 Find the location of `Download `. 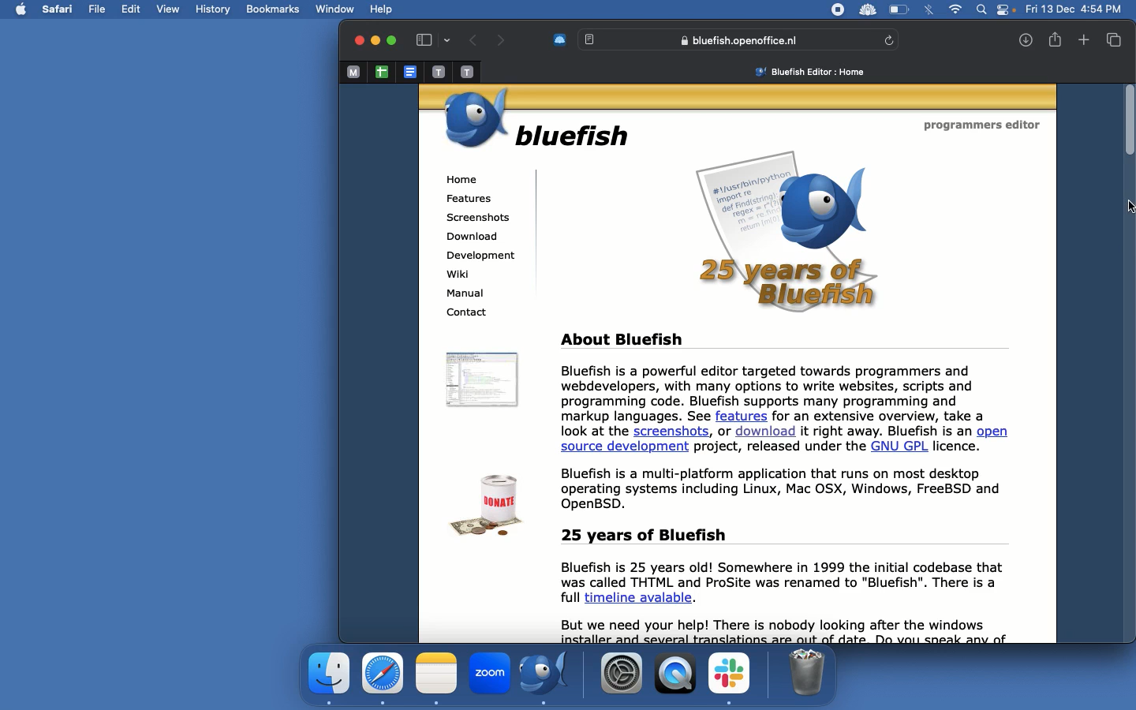

Download  is located at coordinates (462, 235).